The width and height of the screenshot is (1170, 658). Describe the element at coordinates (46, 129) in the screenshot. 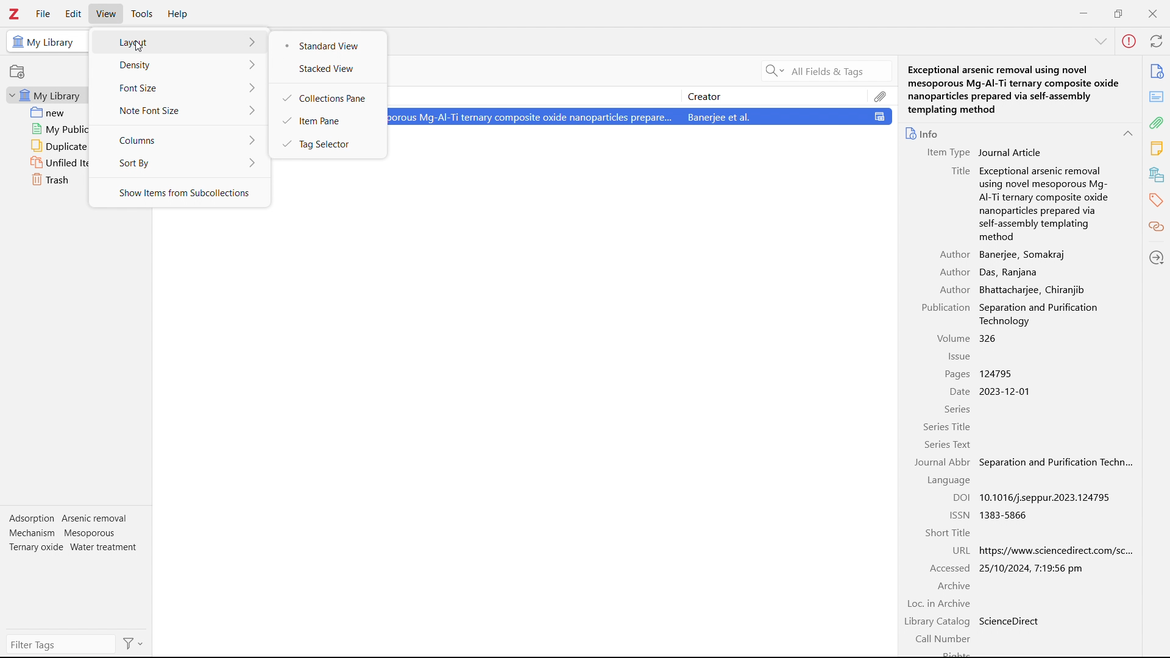

I see `my publications` at that location.